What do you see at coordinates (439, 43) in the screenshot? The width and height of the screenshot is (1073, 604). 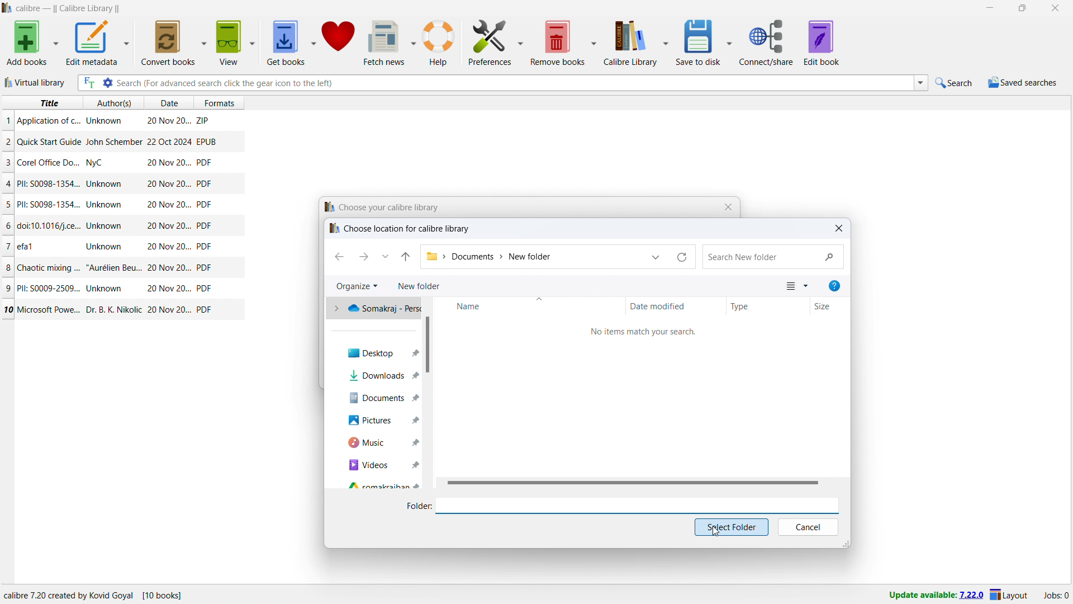 I see `help` at bounding box center [439, 43].